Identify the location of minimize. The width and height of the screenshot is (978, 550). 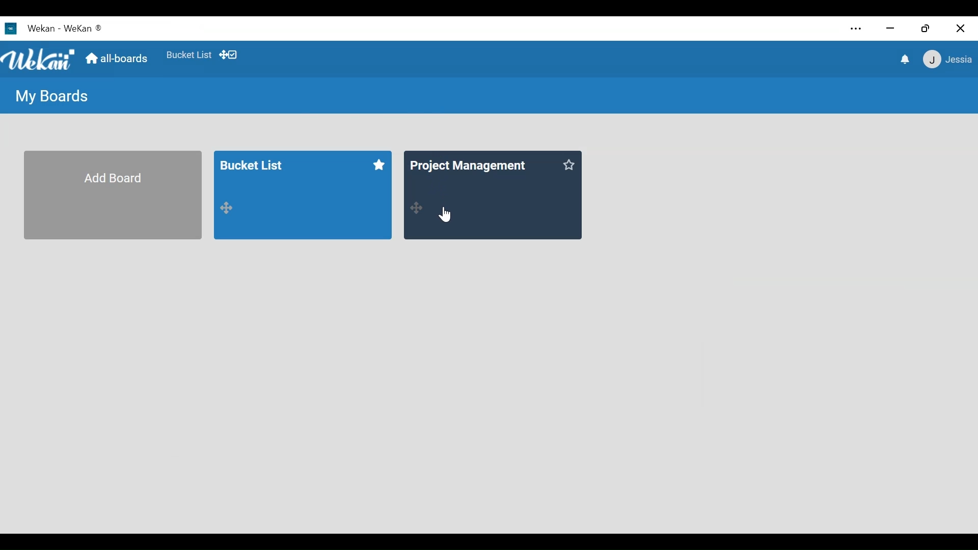
(891, 28).